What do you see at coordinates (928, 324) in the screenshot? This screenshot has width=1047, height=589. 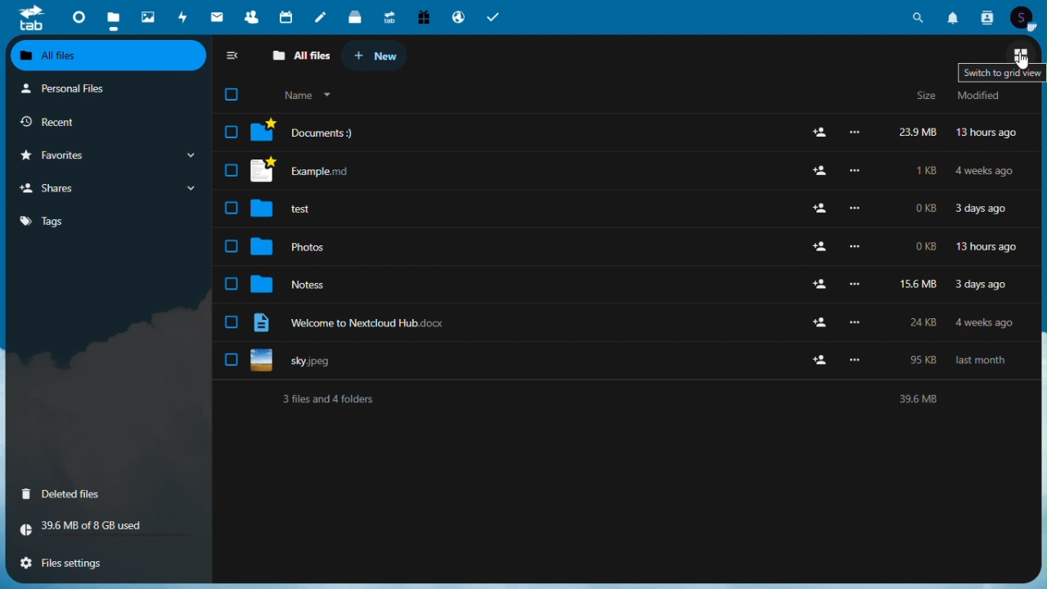 I see `24kb` at bounding box center [928, 324].